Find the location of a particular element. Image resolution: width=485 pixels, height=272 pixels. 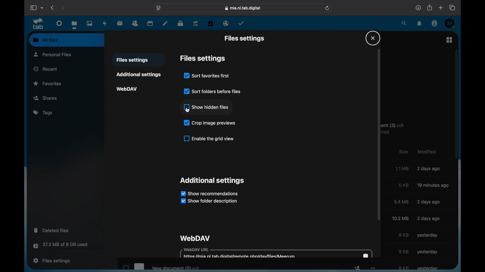

notes is located at coordinates (165, 24).